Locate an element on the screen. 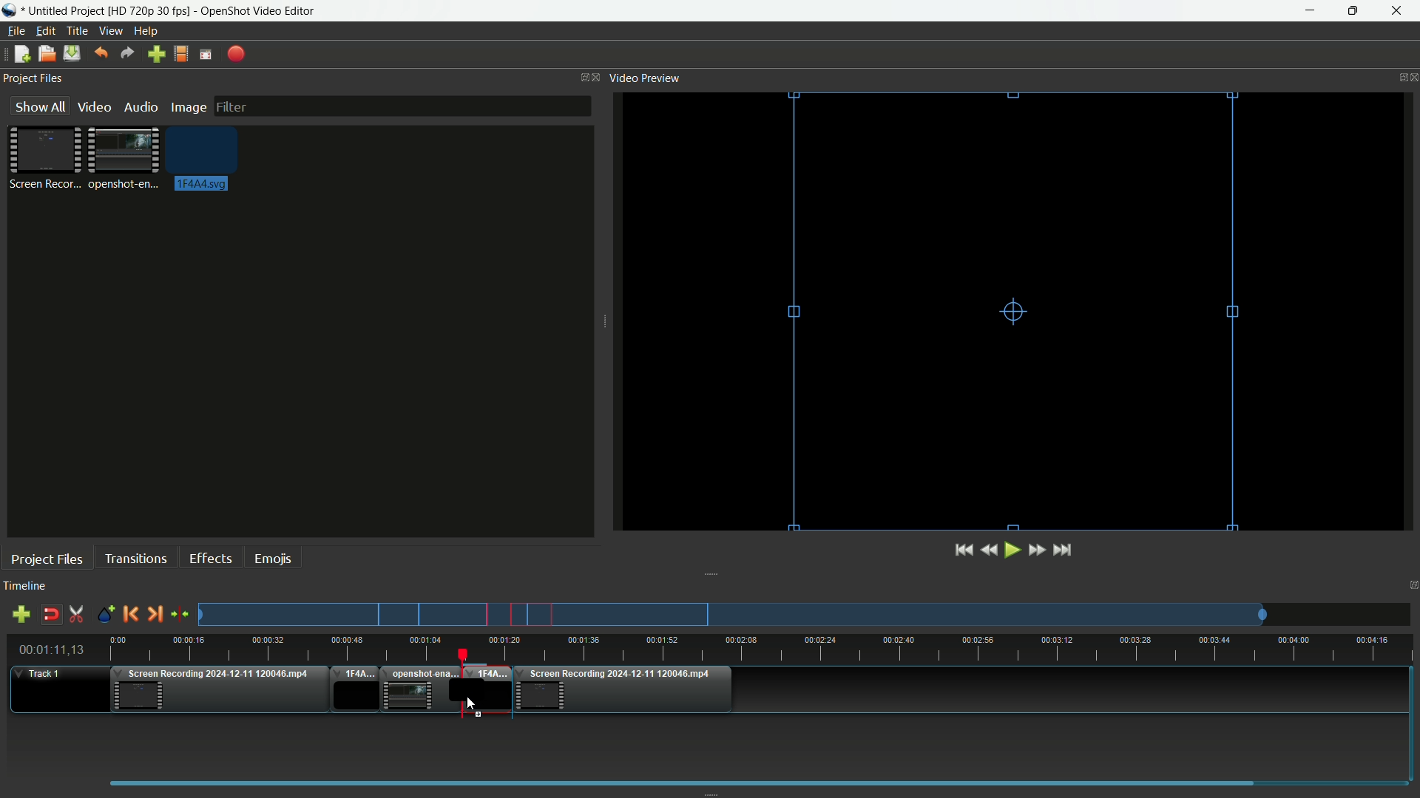  App icon is located at coordinates (12, 10).